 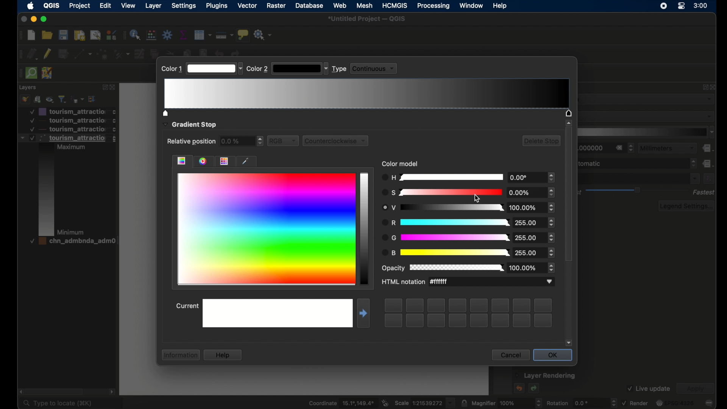 What do you see at coordinates (300, 69) in the screenshot?
I see `dropdown` at bounding box center [300, 69].